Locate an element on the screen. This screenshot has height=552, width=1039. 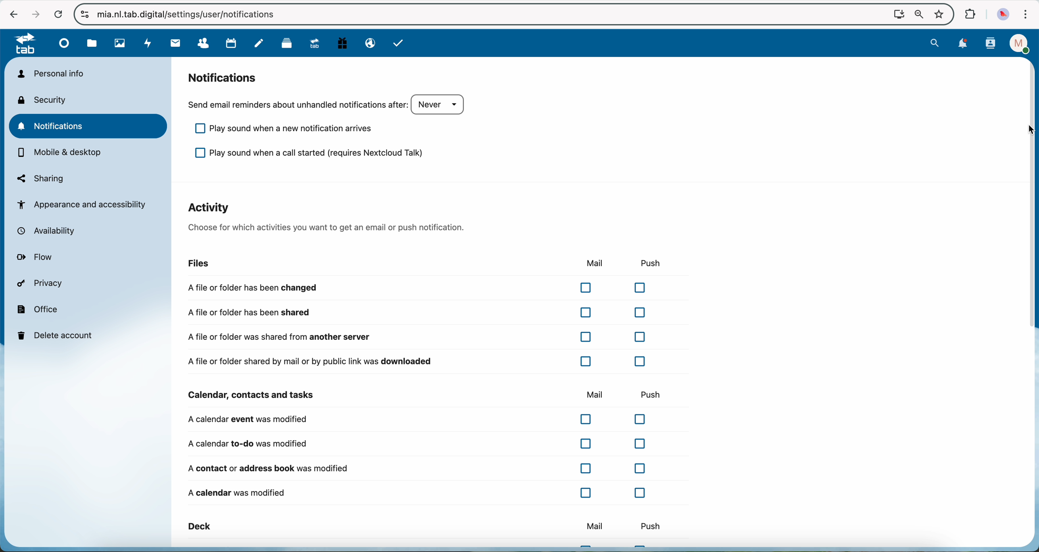
photos is located at coordinates (119, 44).